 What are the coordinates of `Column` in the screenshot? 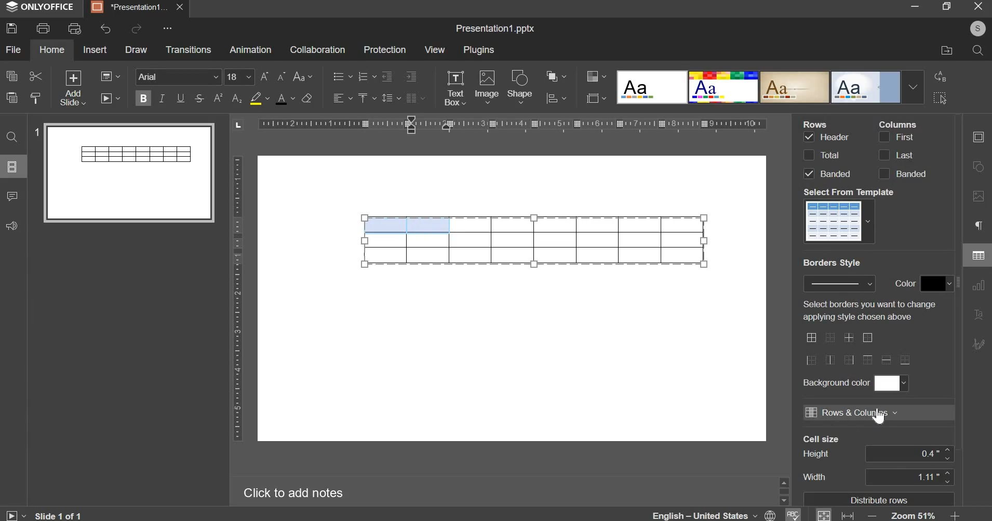 It's located at (897, 124).